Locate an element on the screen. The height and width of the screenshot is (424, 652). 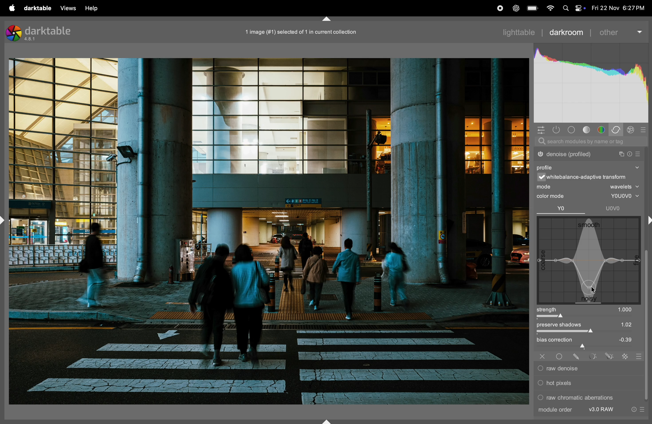
profile is located at coordinates (545, 167).